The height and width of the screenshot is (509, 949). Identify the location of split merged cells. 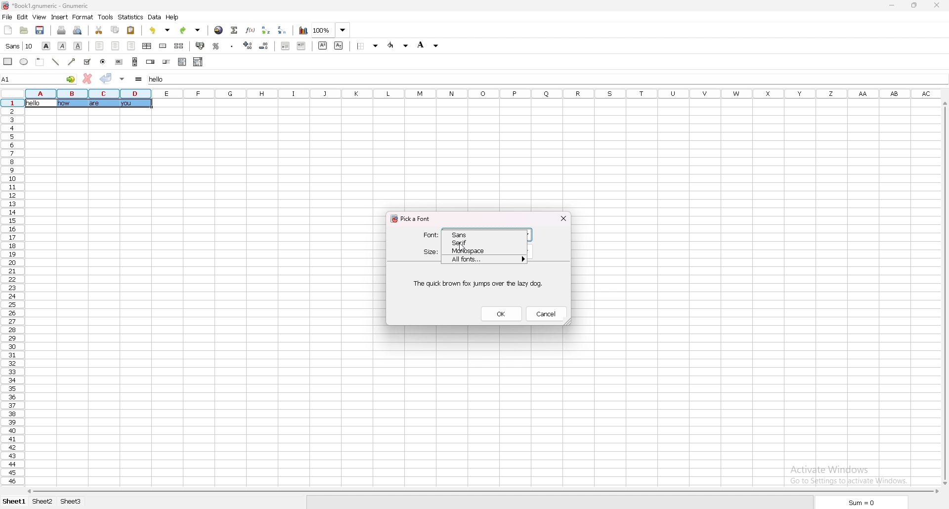
(179, 46).